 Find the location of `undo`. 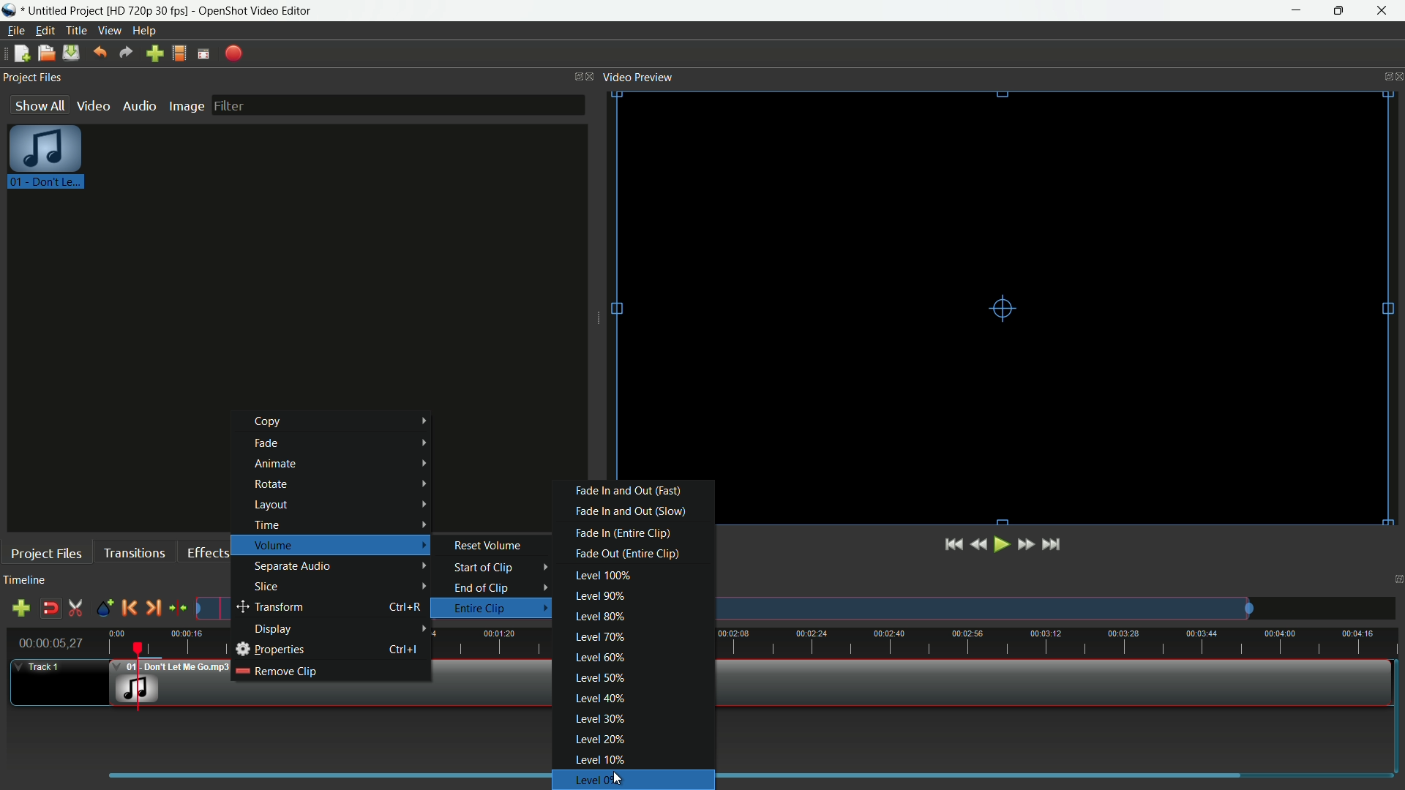

undo is located at coordinates (101, 53).